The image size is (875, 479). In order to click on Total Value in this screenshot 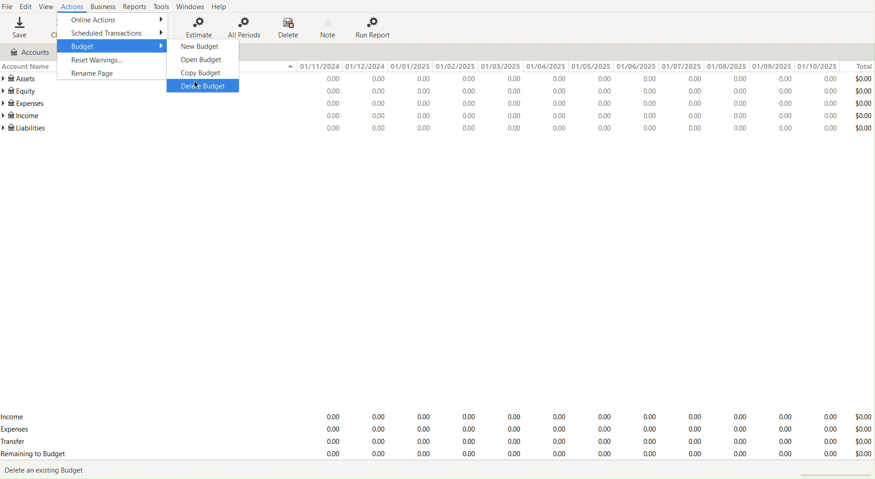, I will do `click(862, 435)`.